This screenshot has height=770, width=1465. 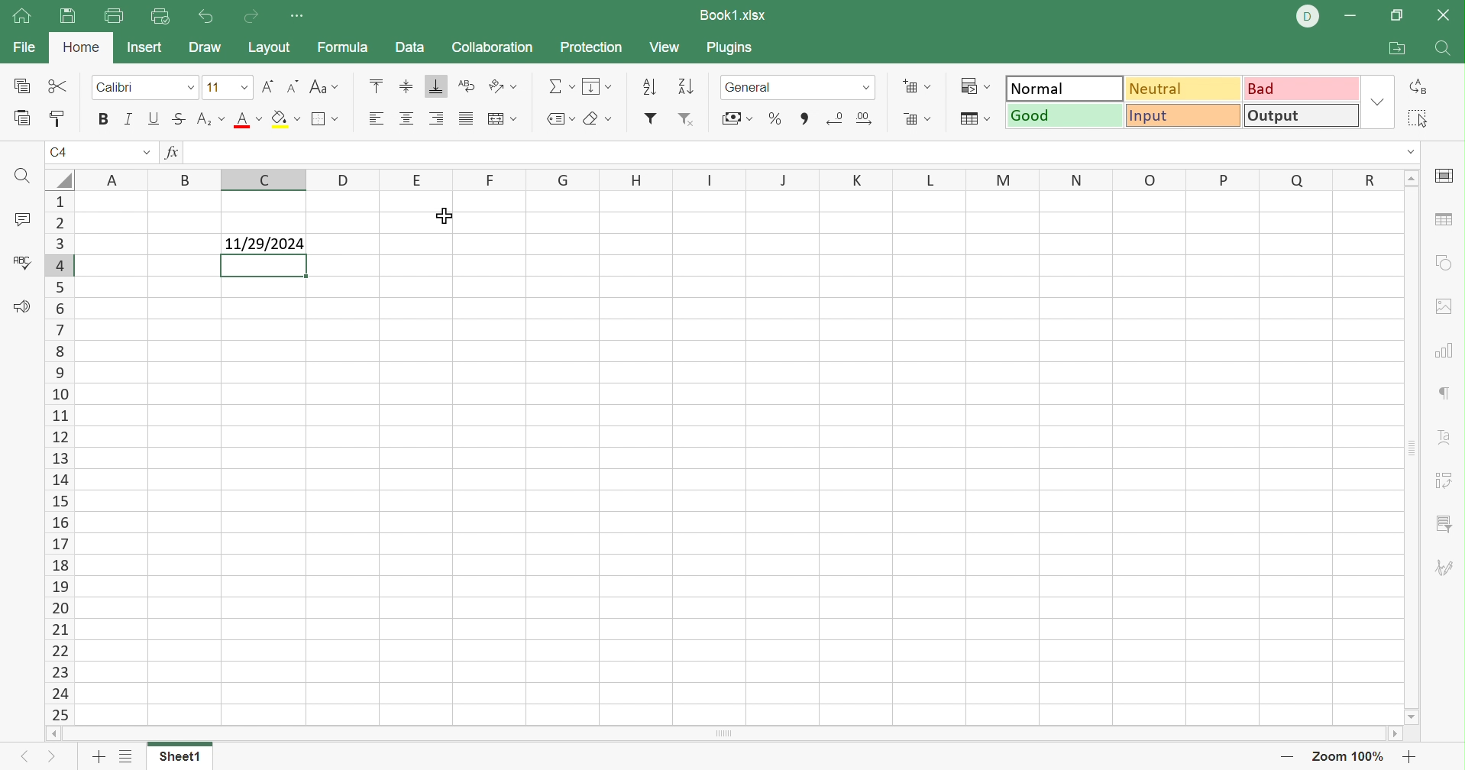 What do you see at coordinates (247, 121) in the screenshot?
I see `Font color` at bounding box center [247, 121].